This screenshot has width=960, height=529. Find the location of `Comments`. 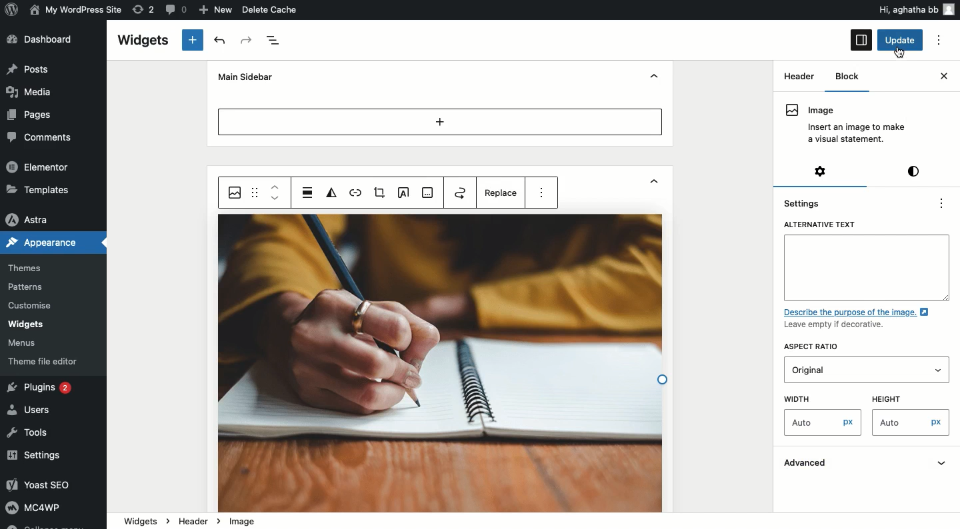

Comments is located at coordinates (36, 137).